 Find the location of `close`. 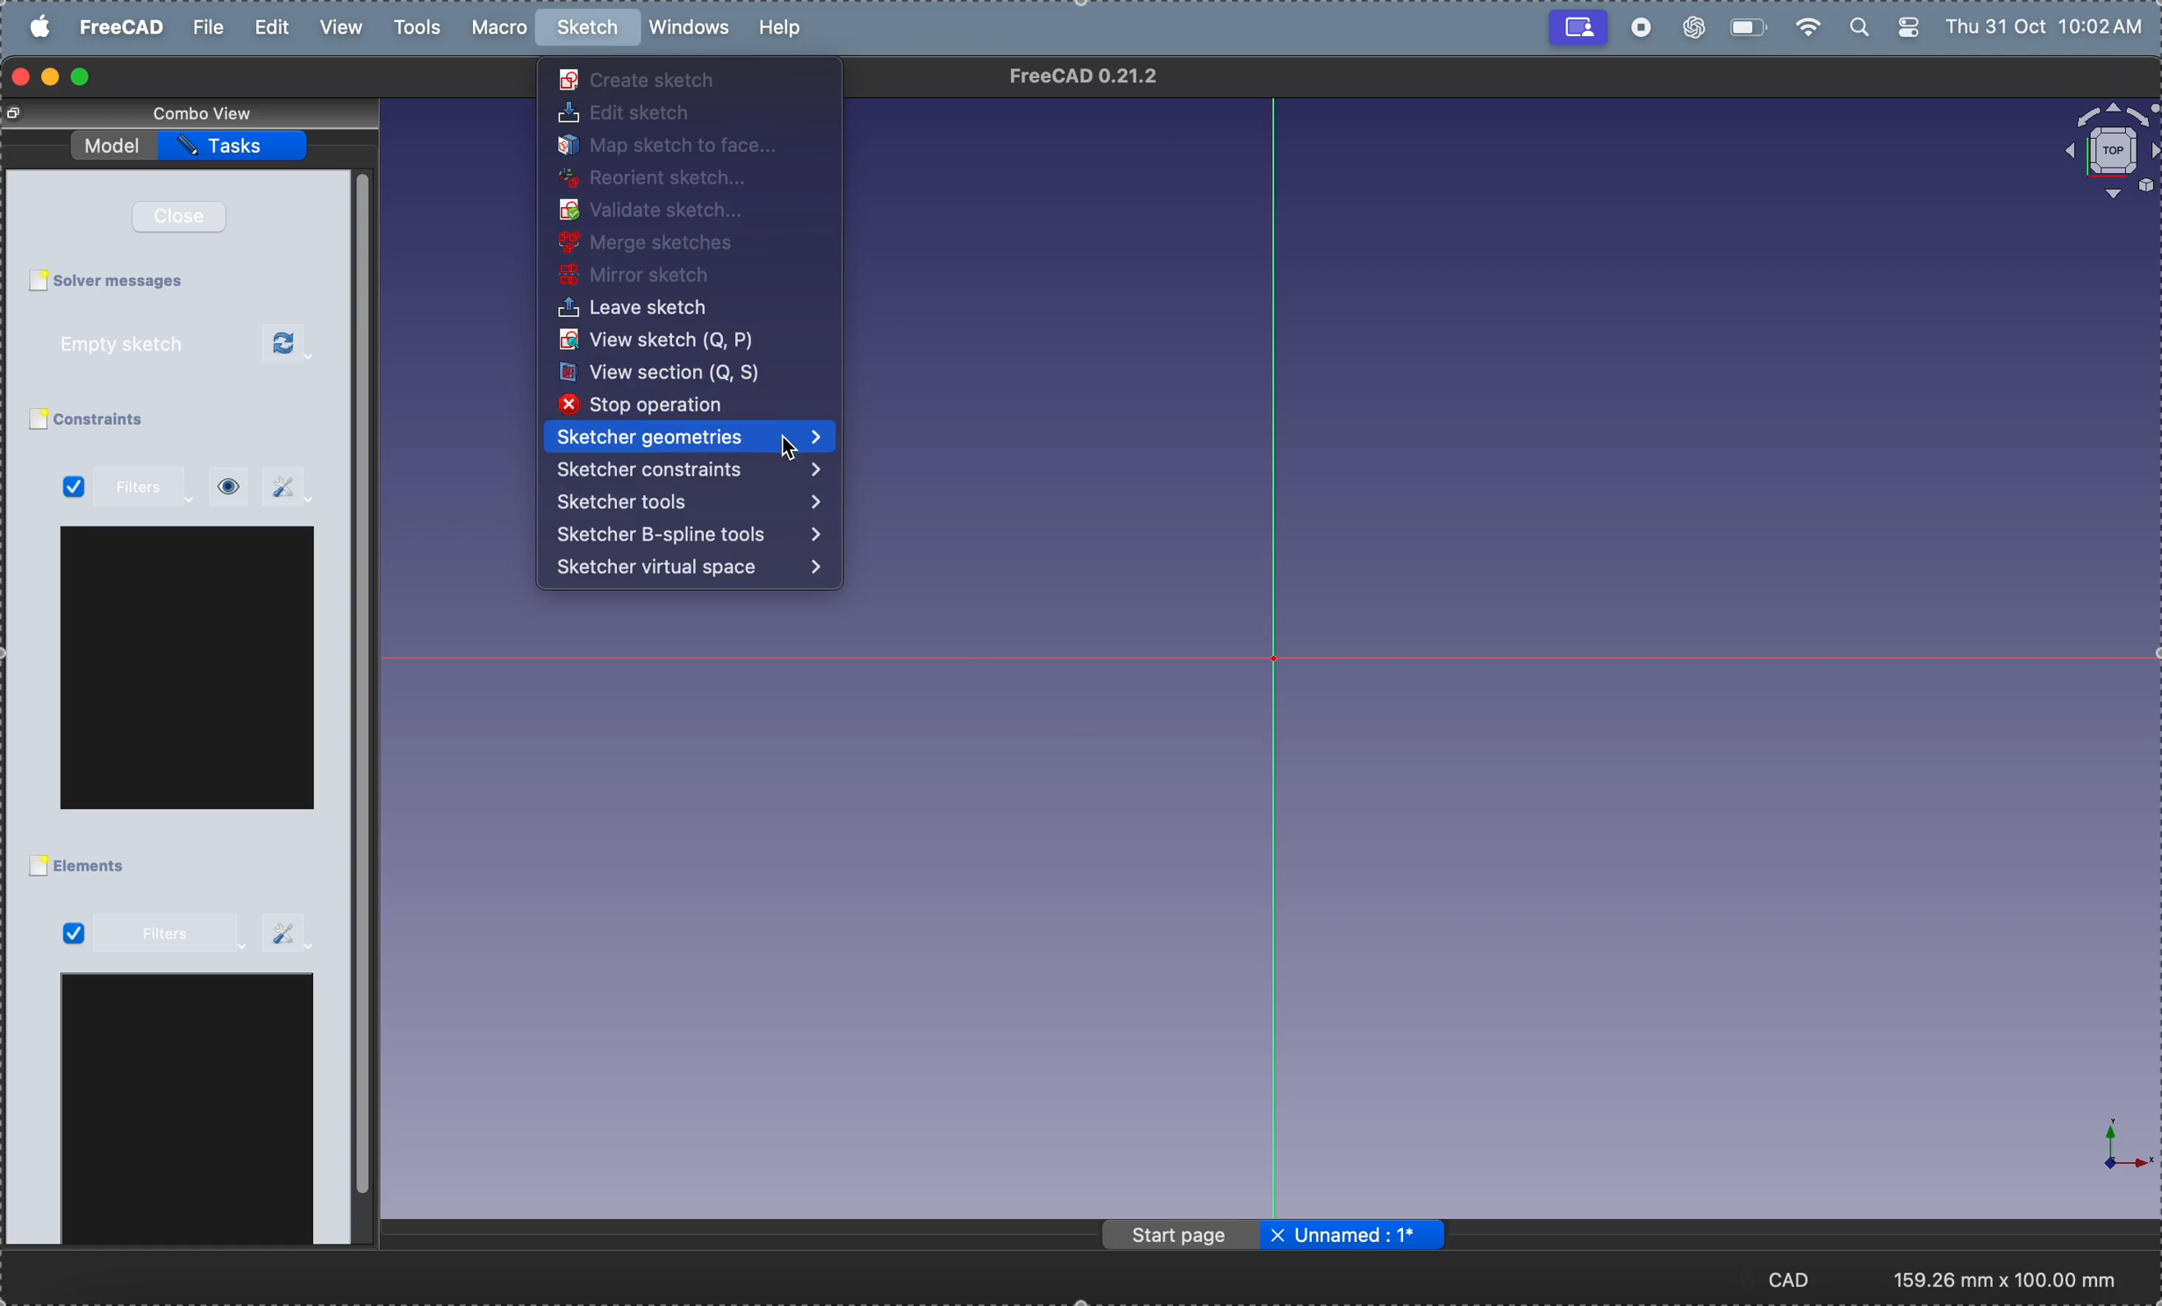

close is located at coordinates (189, 216).